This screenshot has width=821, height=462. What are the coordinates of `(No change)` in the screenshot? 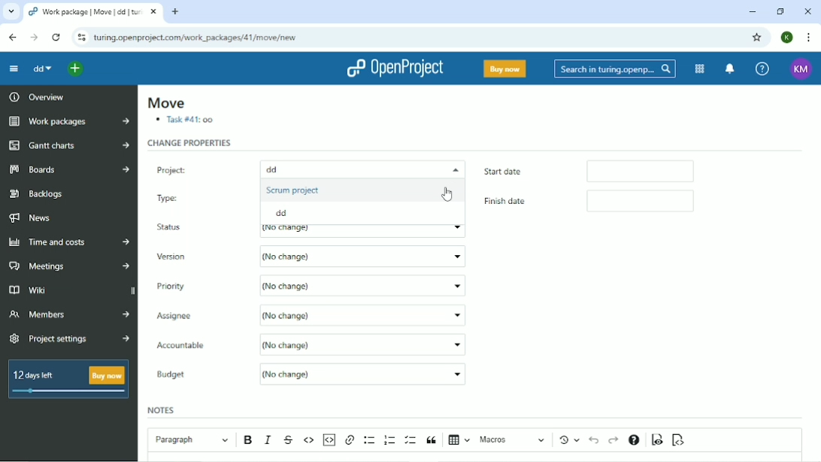 It's located at (362, 373).